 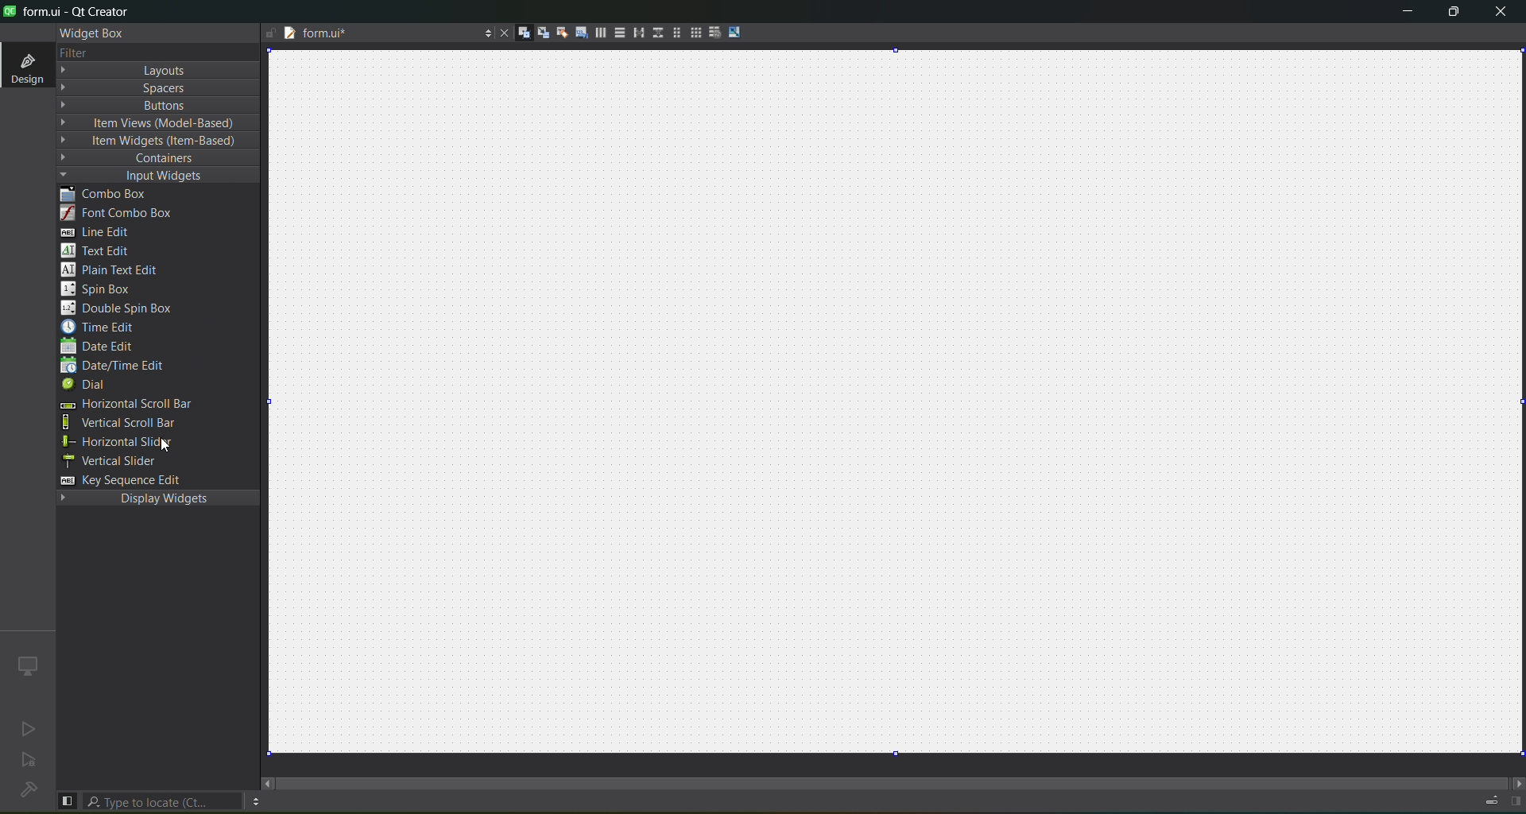 What do you see at coordinates (113, 462) in the screenshot?
I see `vertical slider` at bounding box center [113, 462].